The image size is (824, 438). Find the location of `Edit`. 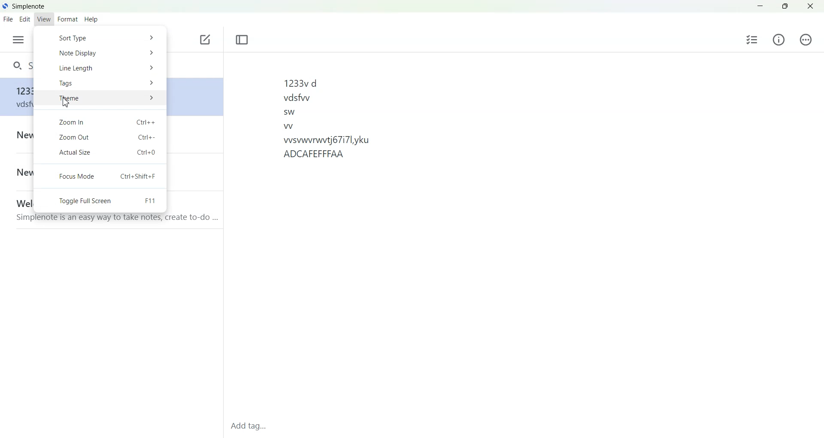

Edit is located at coordinates (24, 19).